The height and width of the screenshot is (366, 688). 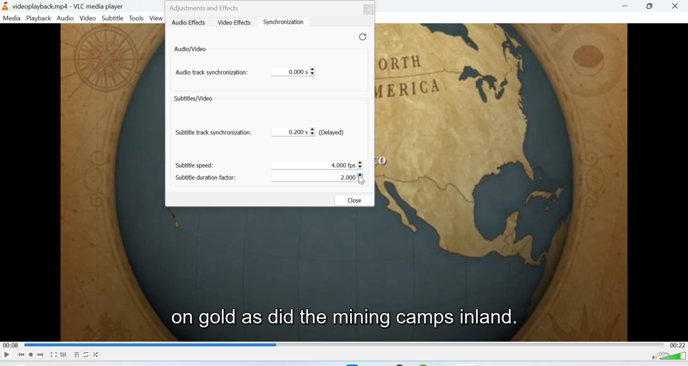 I want to click on Seek forward, so click(x=41, y=355).